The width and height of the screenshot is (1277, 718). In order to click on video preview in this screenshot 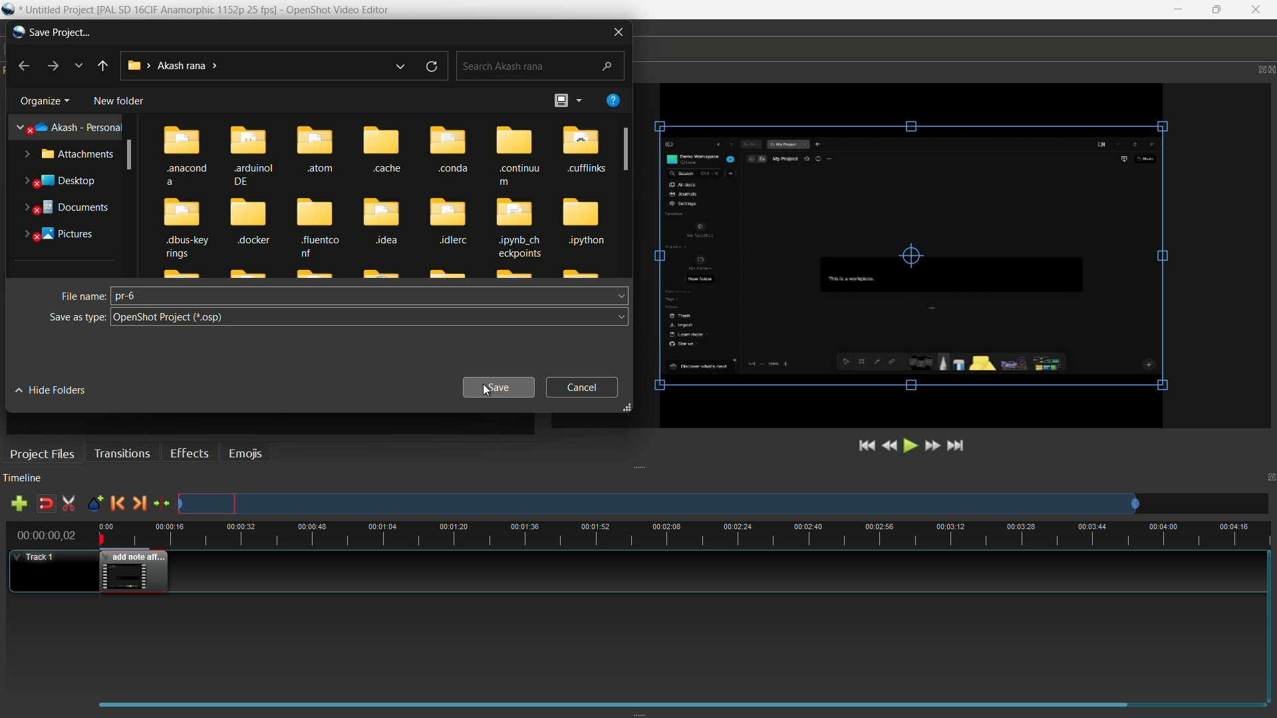, I will do `click(909, 255)`.